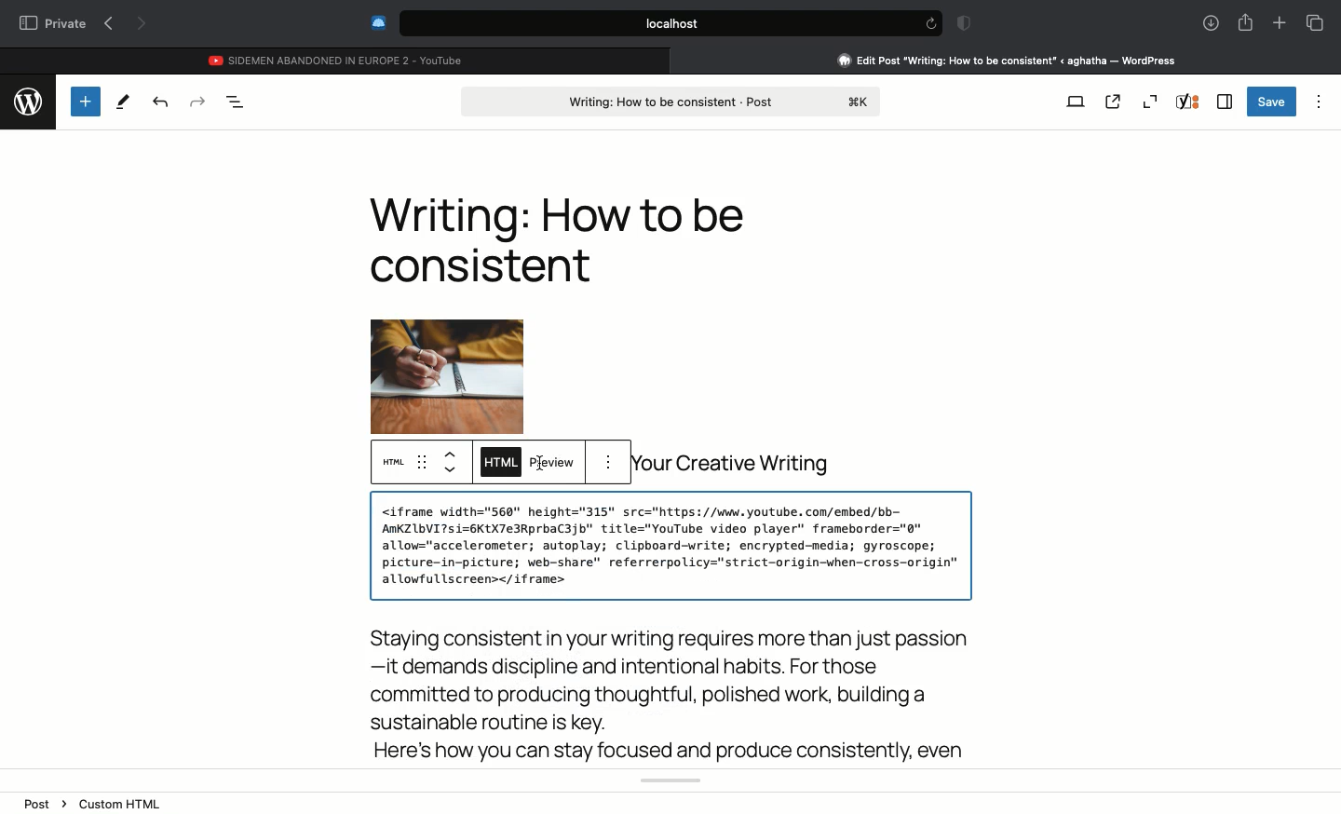 Image resolution: width=1341 pixels, height=814 pixels. Describe the element at coordinates (84, 101) in the screenshot. I see `Add new block` at that location.